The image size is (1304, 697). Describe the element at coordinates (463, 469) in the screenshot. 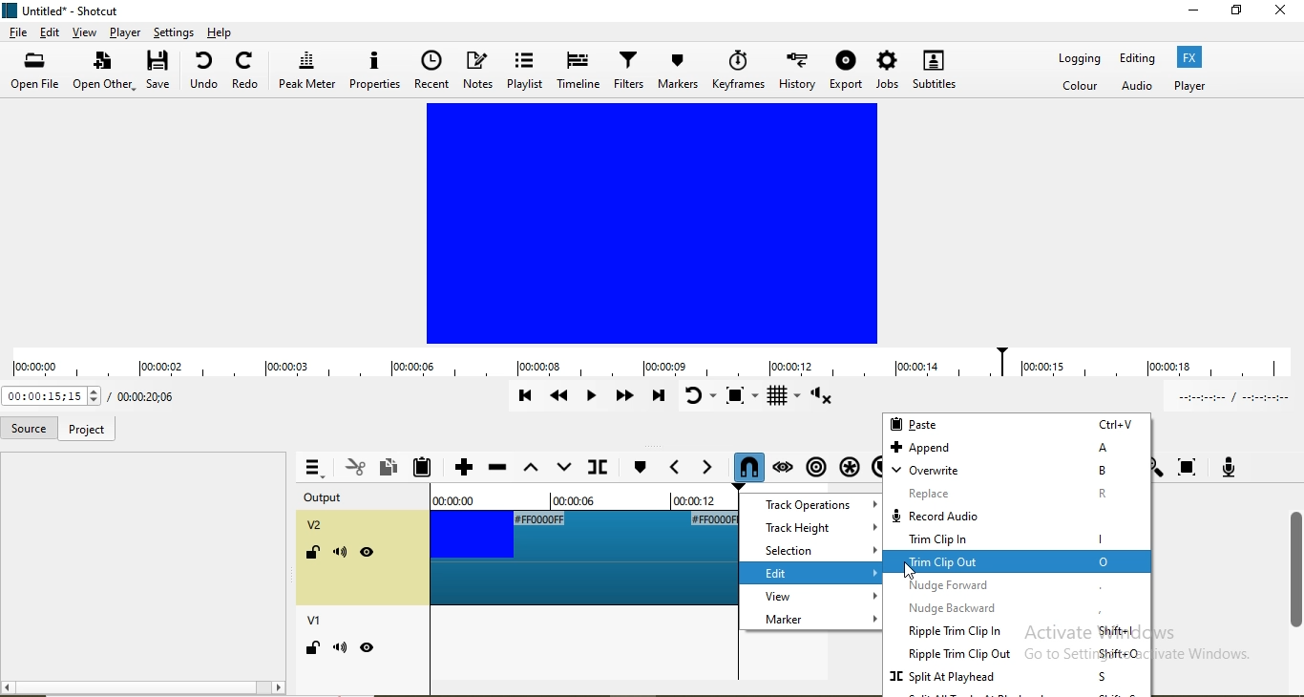

I see `Append` at that location.